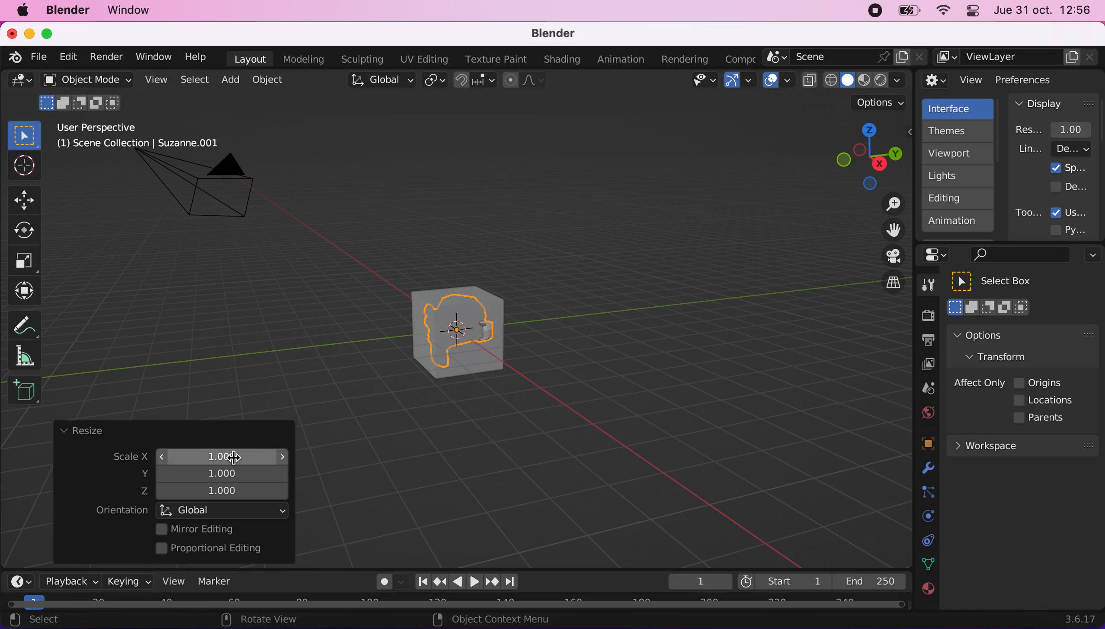 This screenshot has height=629, width=1105. Describe the element at coordinates (917, 445) in the screenshot. I see `objects` at that location.